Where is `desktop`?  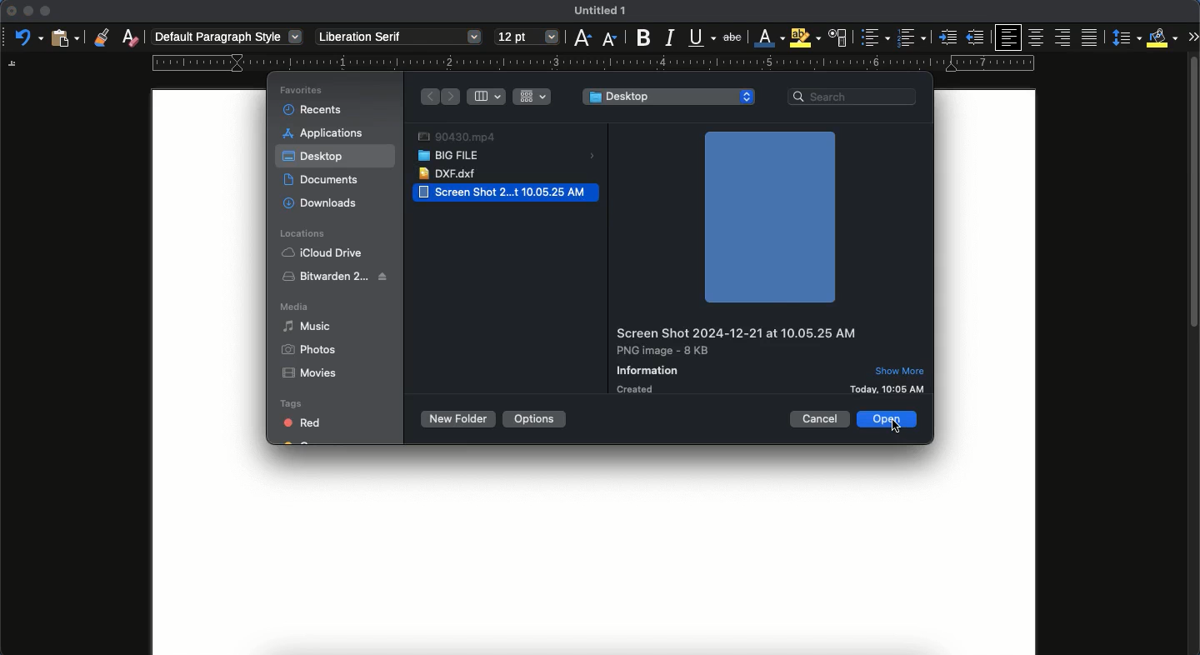
desktop is located at coordinates (314, 157).